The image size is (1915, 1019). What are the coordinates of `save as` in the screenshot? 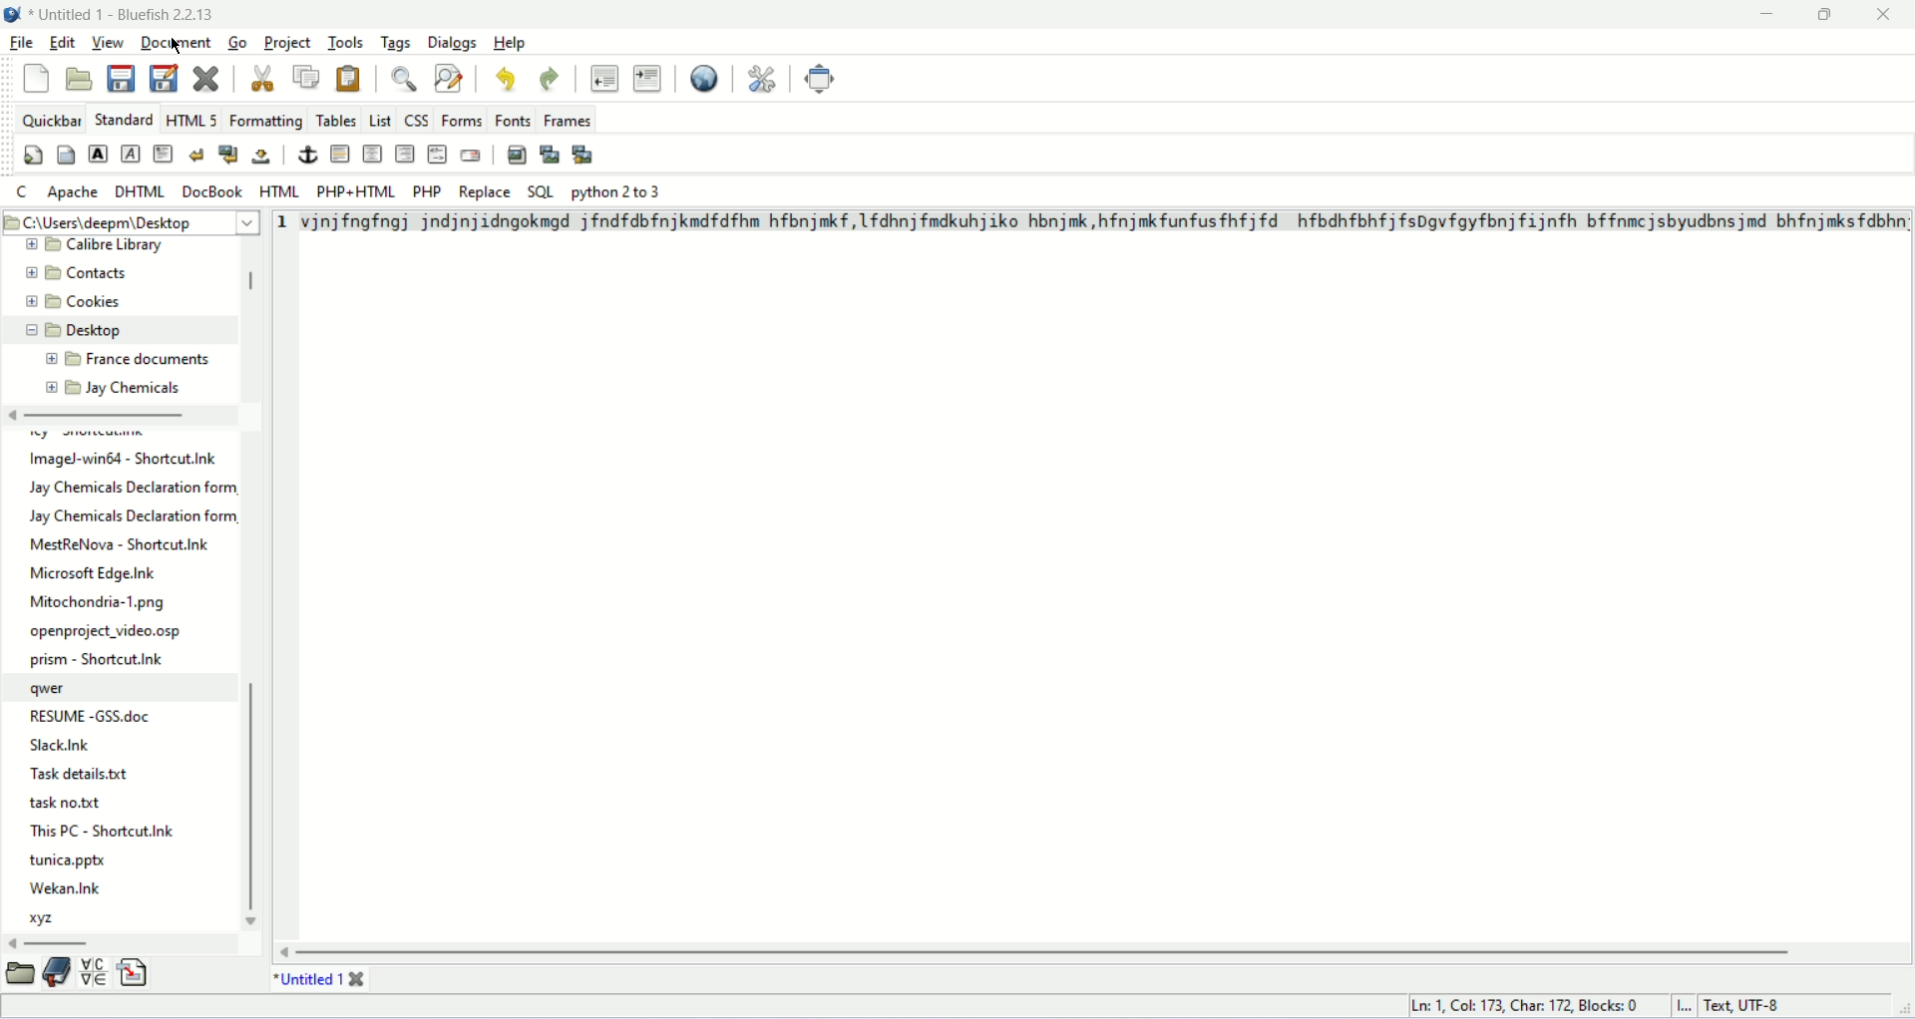 It's located at (164, 78).